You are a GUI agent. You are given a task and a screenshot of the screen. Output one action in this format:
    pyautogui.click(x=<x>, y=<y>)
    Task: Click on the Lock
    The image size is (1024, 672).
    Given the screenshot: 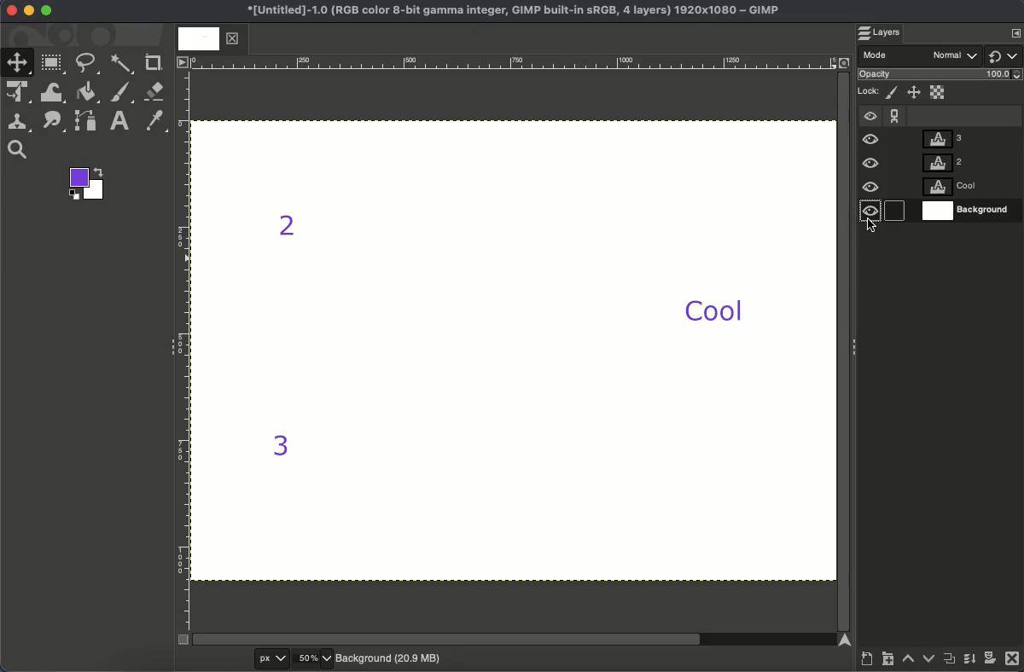 What is the action you would take?
    pyautogui.click(x=870, y=90)
    